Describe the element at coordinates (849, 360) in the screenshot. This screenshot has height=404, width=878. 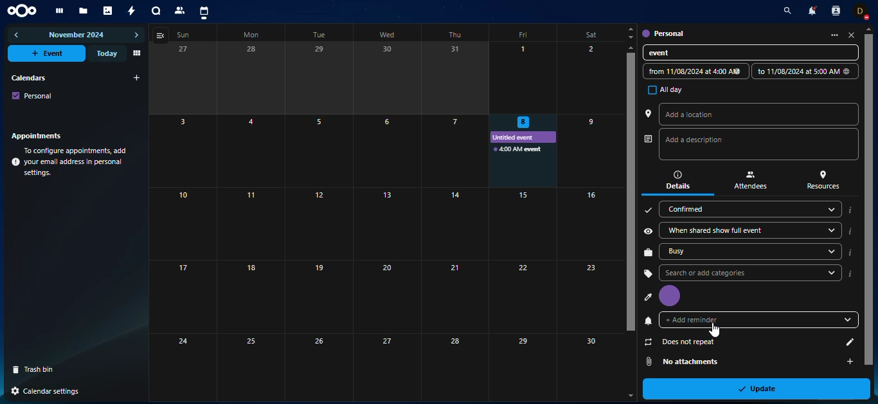
I see `add` at that location.